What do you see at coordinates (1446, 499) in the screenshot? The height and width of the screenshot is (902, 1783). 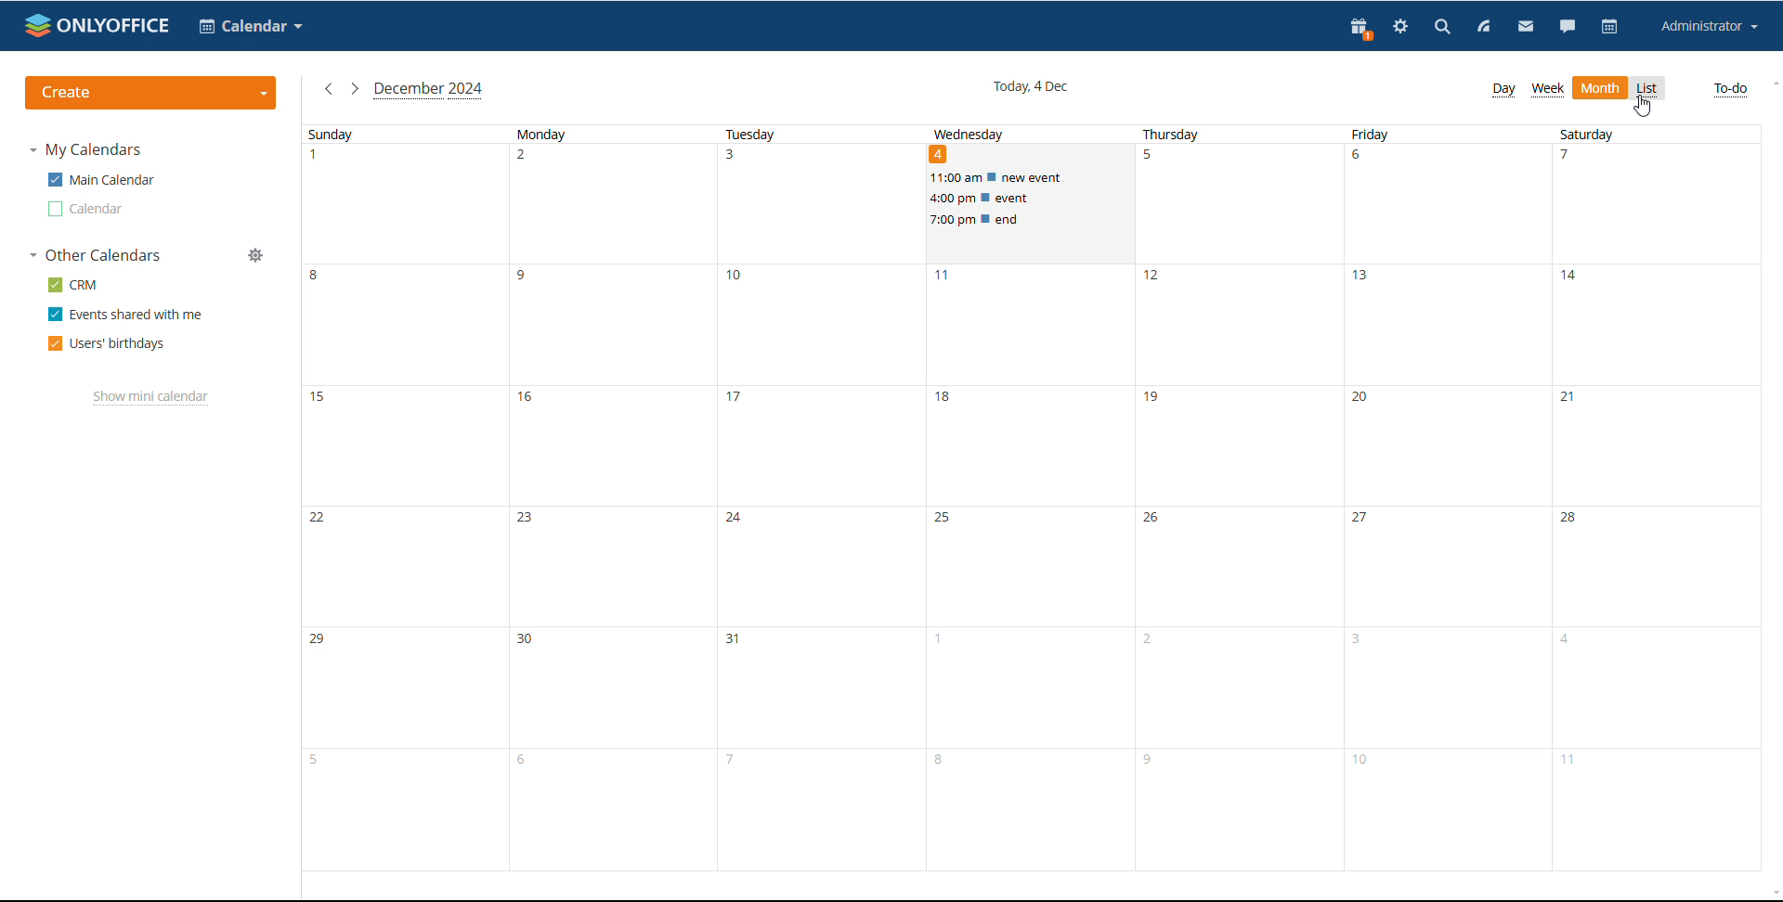 I see `friday` at bounding box center [1446, 499].